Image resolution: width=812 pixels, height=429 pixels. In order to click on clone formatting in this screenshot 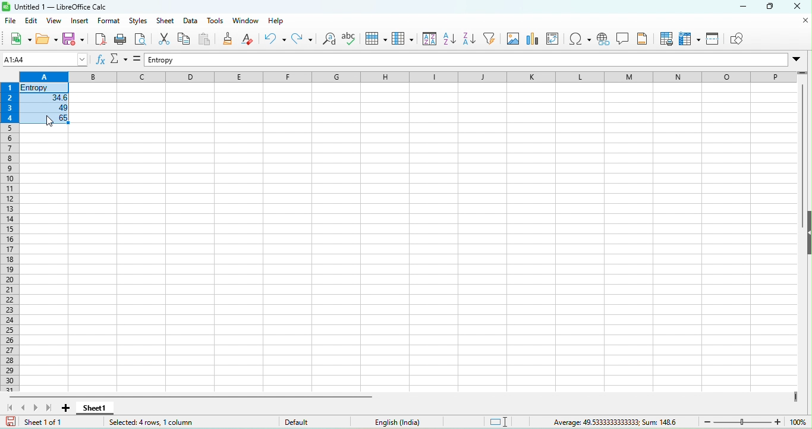, I will do `click(229, 39)`.